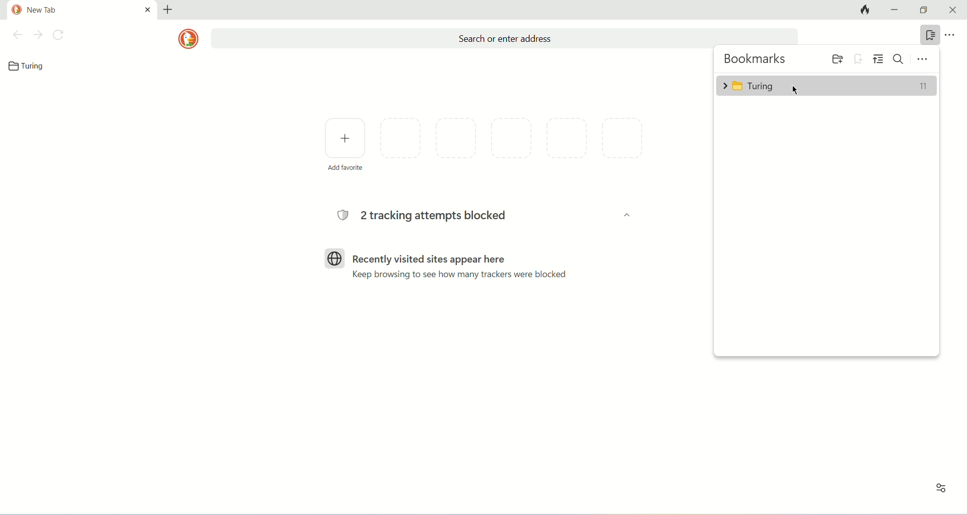 The image size is (967, 515). Describe the element at coordinates (925, 10) in the screenshot. I see `maximize` at that location.